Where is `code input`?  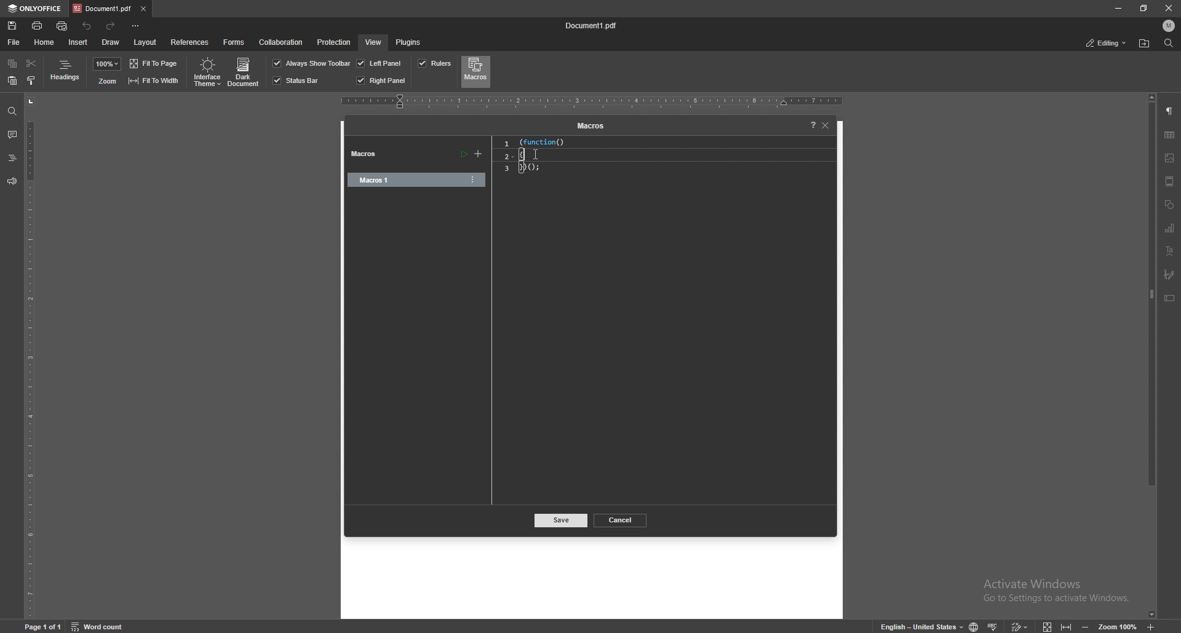
code input is located at coordinates (537, 154).